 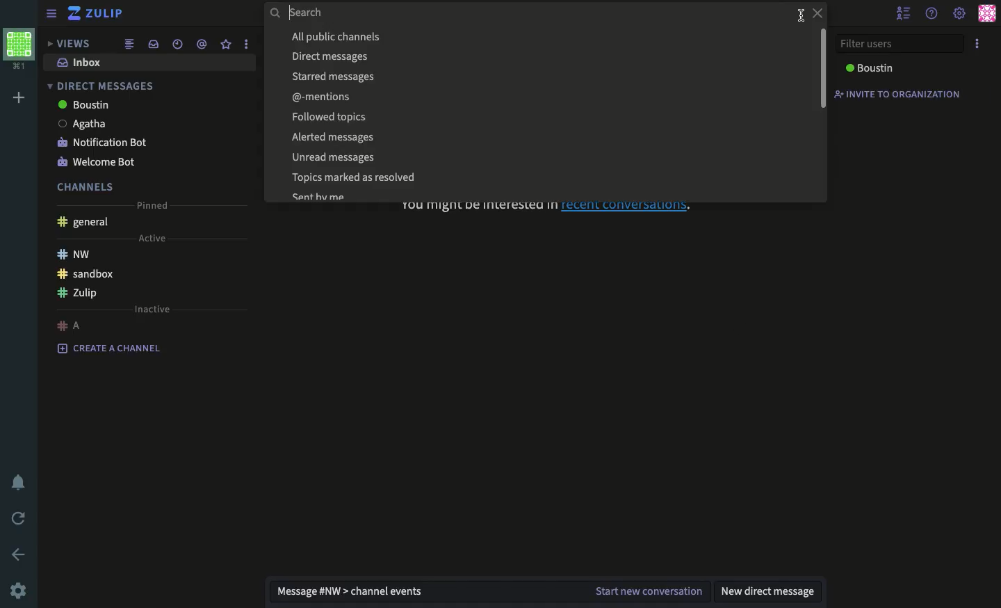 What do you see at coordinates (246, 45) in the screenshot?
I see `options` at bounding box center [246, 45].